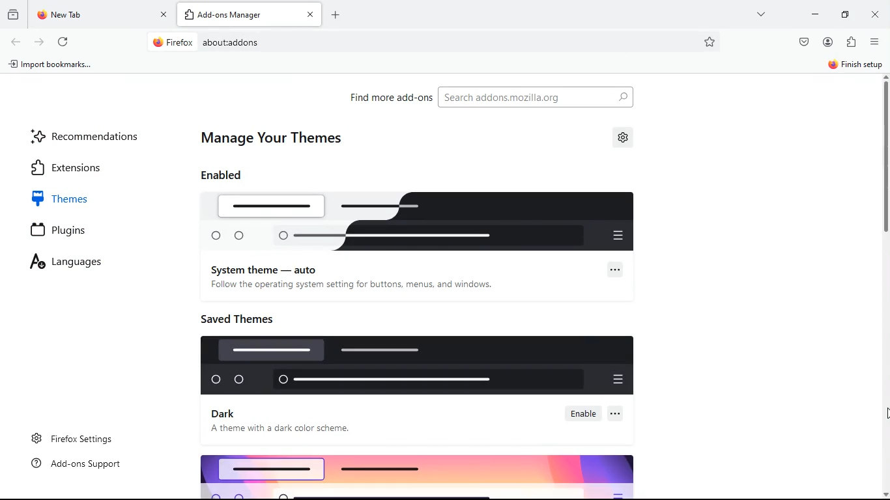 The image size is (890, 500). Describe the element at coordinates (81, 167) in the screenshot. I see `extensions` at that location.